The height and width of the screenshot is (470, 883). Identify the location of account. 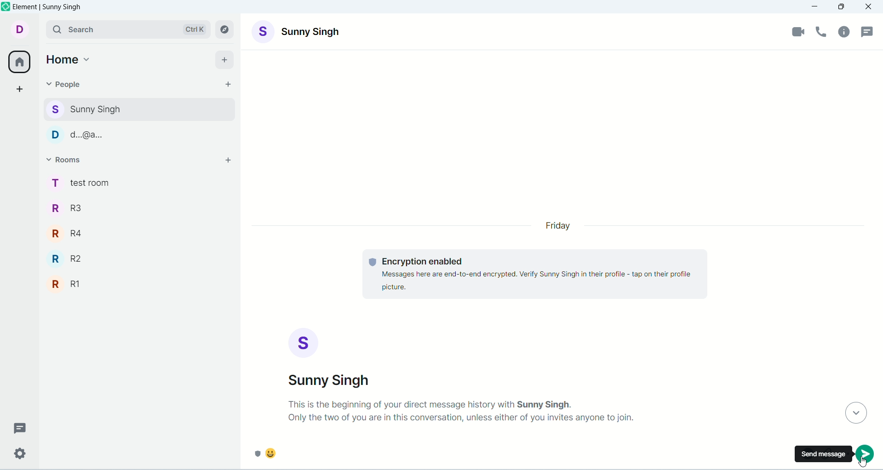
(298, 31).